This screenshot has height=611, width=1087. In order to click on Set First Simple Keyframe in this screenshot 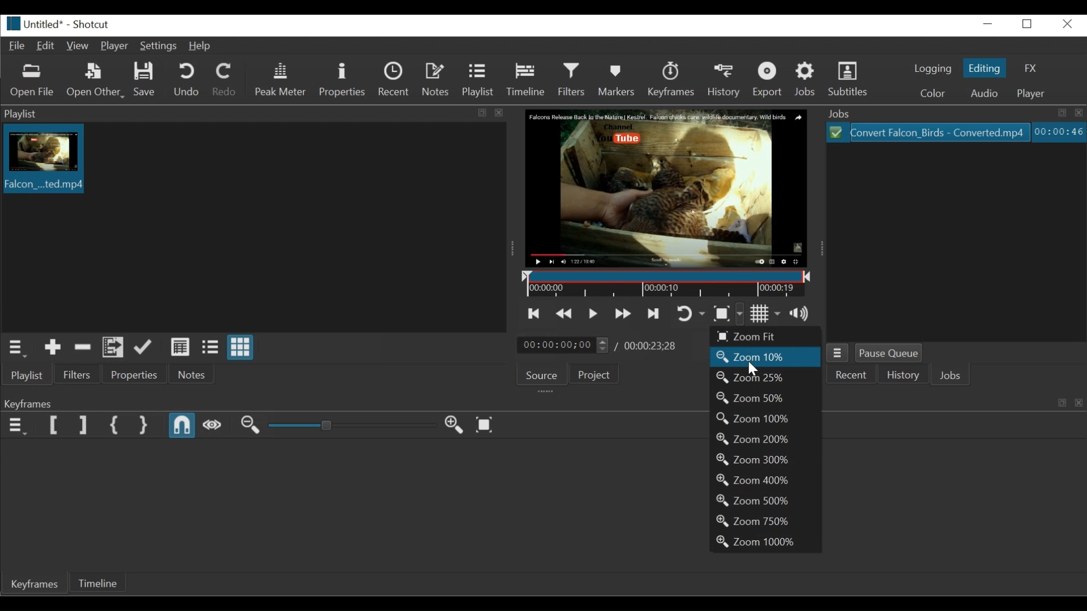, I will do `click(114, 425)`.